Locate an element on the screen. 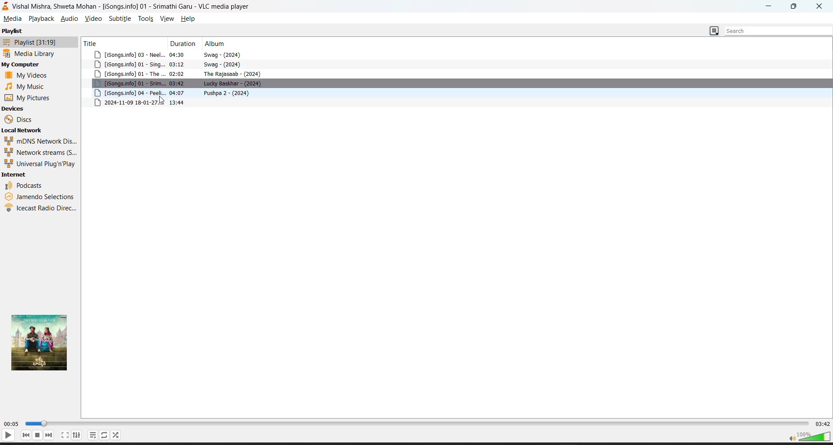 The image size is (833, 445). songs info 04-peeli is located at coordinates (128, 92).